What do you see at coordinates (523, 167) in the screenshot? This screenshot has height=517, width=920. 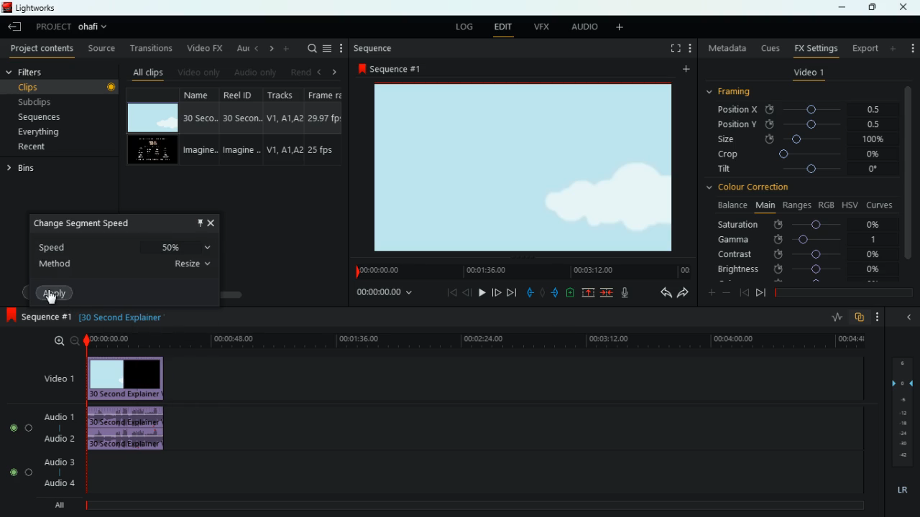 I see `image` at bounding box center [523, 167].